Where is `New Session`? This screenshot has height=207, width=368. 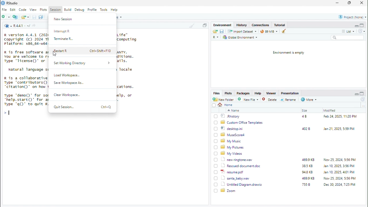
New Session is located at coordinates (64, 19).